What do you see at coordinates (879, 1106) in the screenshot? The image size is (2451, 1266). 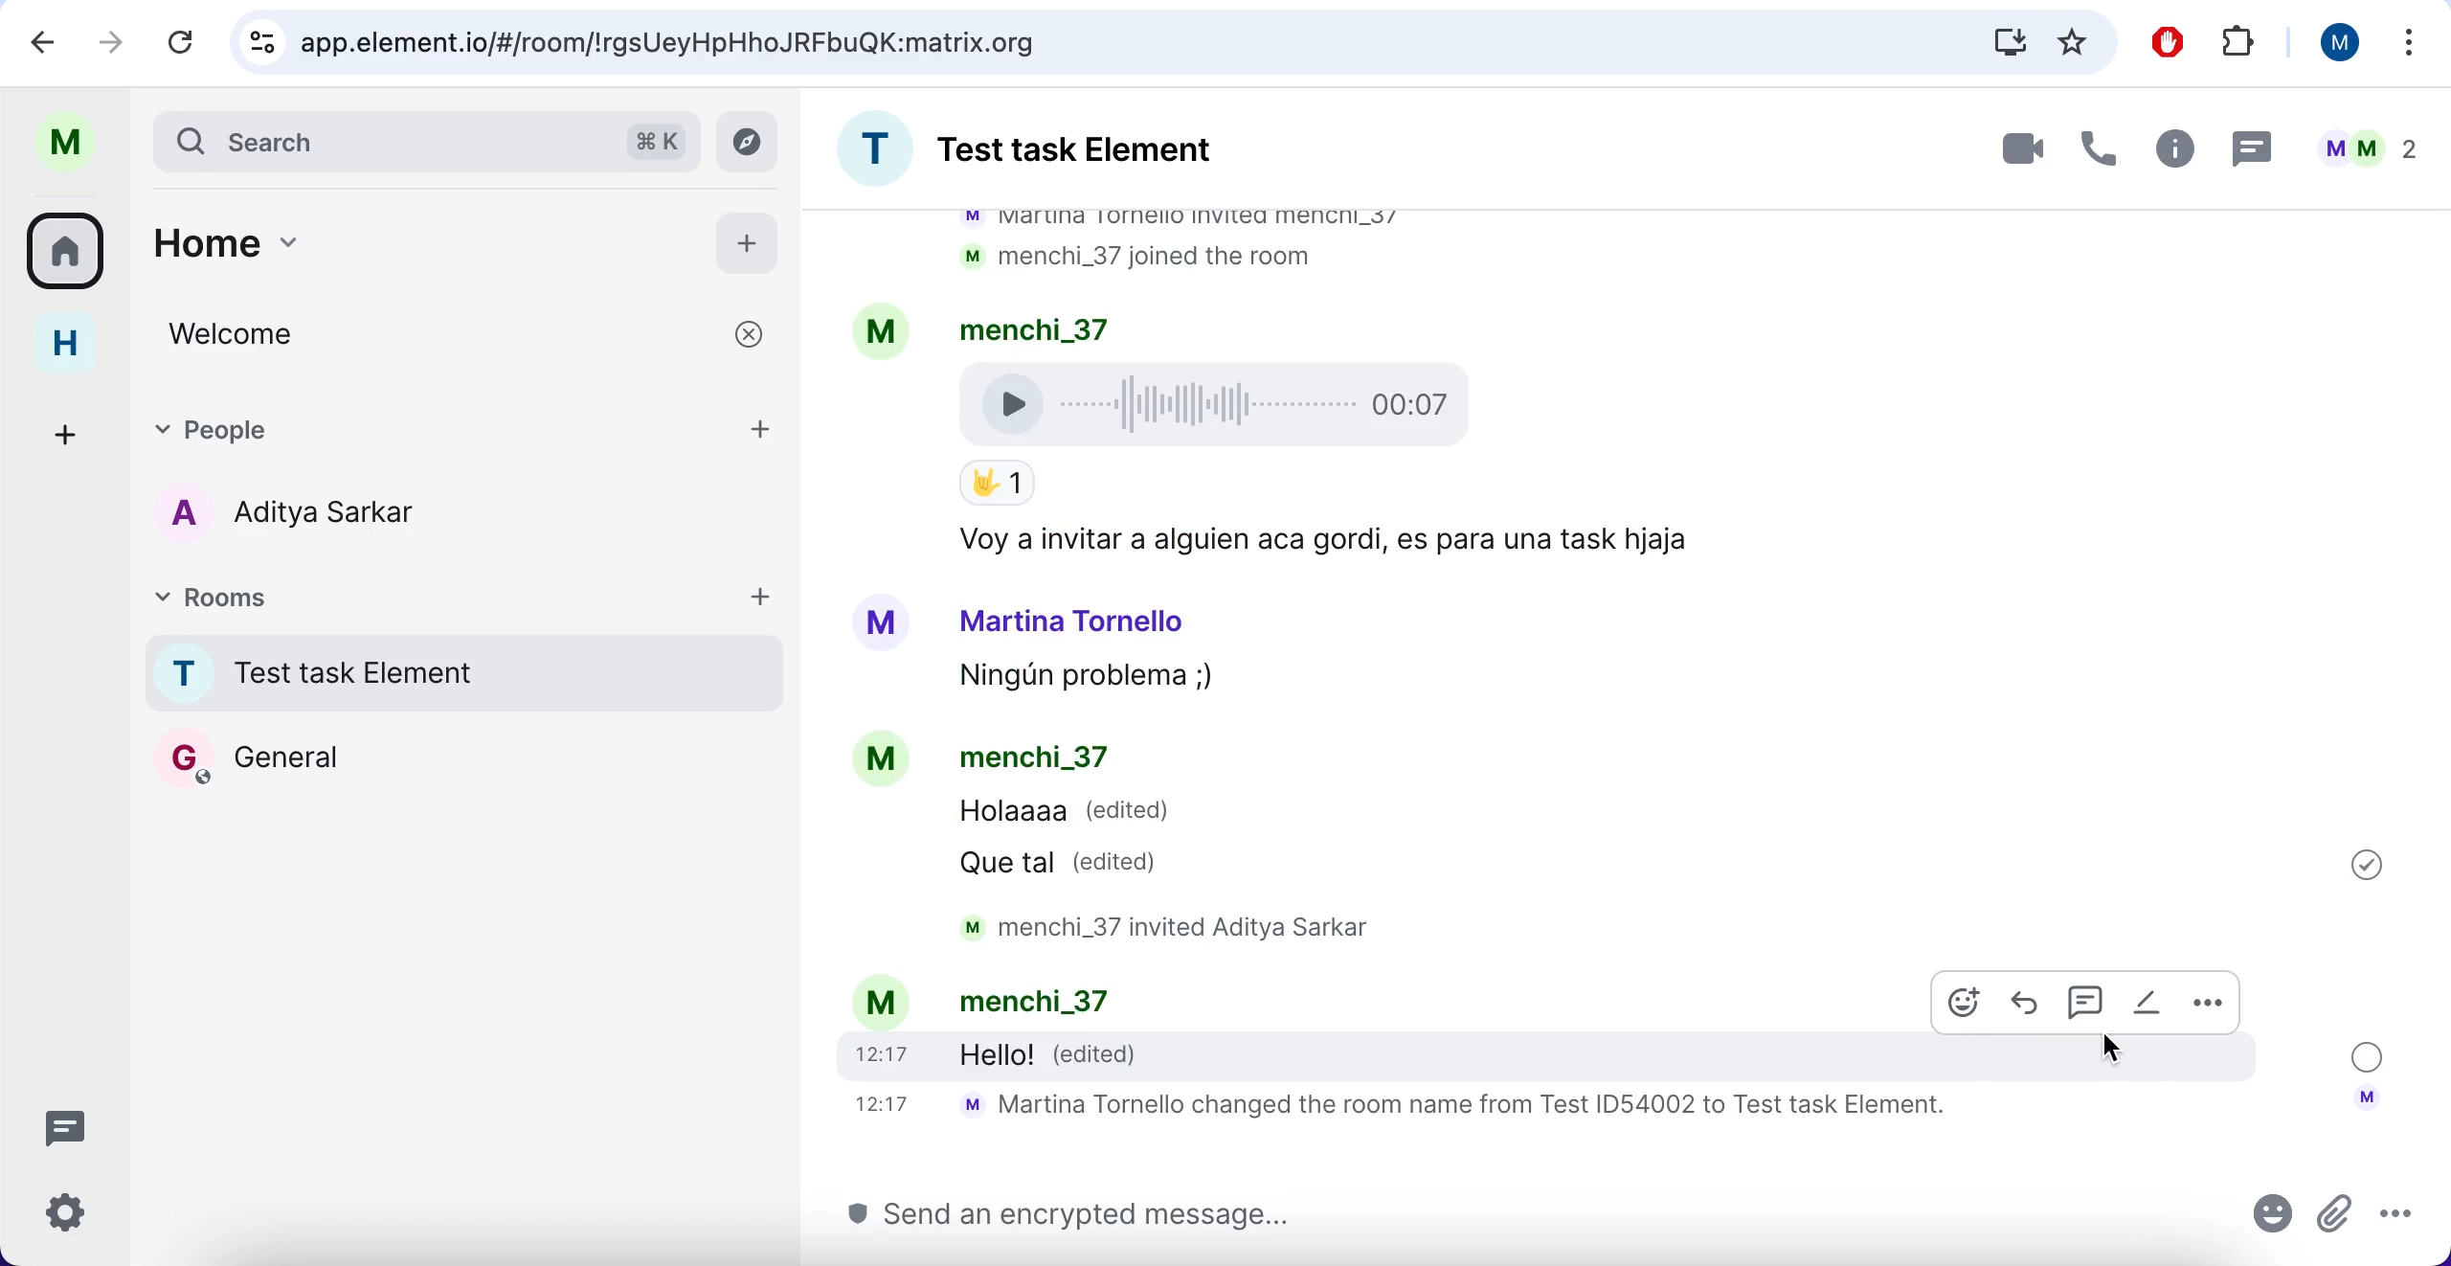 I see `time` at bounding box center [879, 1106].